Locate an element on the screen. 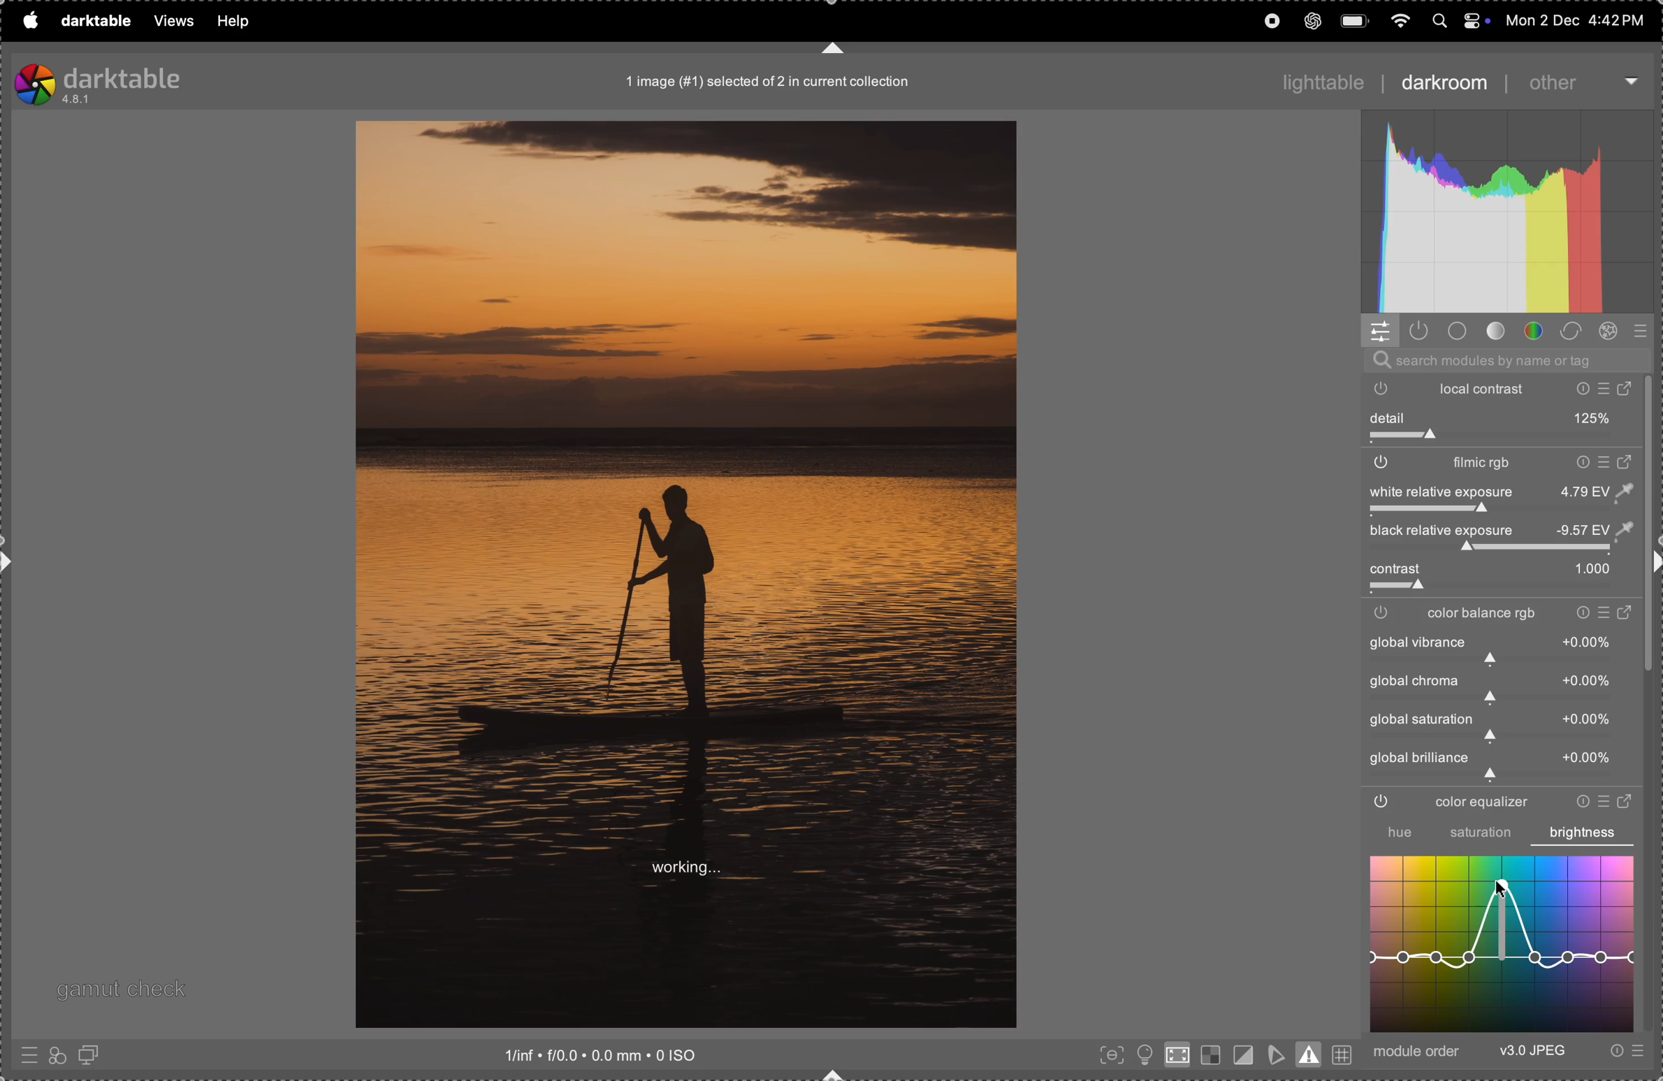 The height and width of the screenshot is (1081, 1663). image is located at coordinates (685, 575).